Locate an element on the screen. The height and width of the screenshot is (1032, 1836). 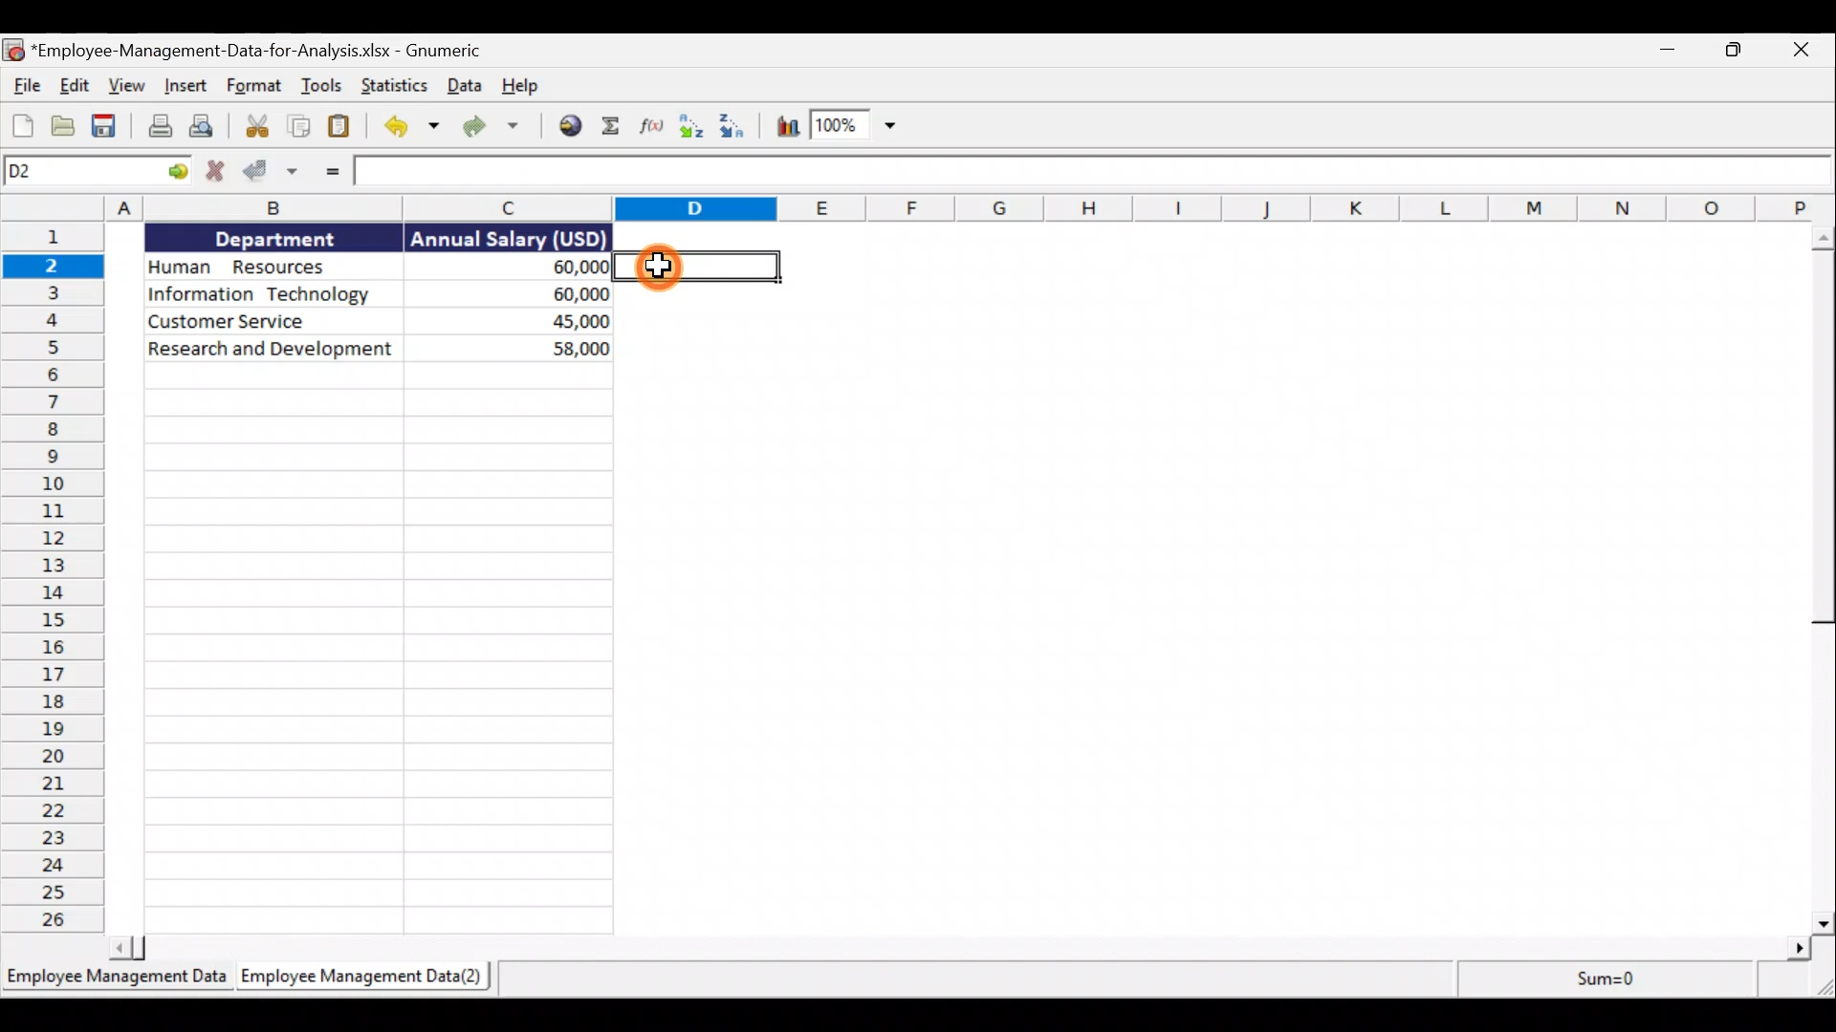
Sheet 2 is located at coordinates (372, 978).